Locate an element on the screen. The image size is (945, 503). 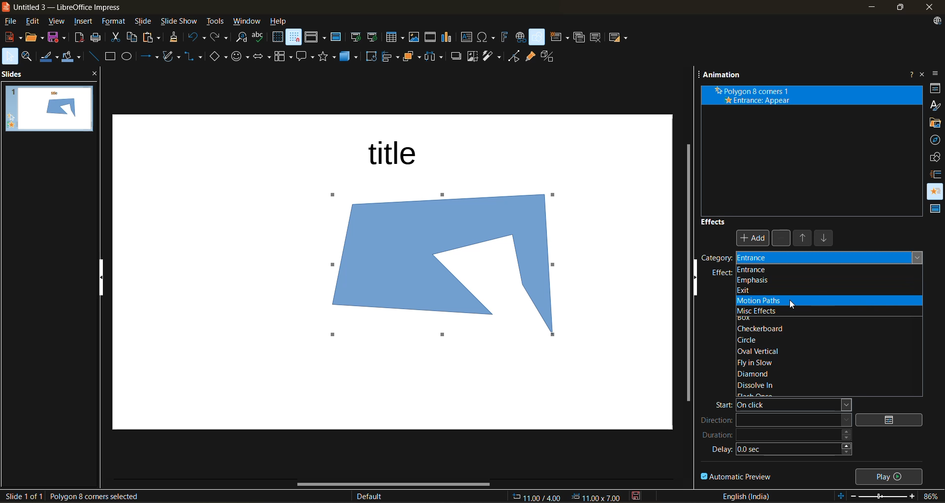
automatic preview is located at coordinates (737, 476).